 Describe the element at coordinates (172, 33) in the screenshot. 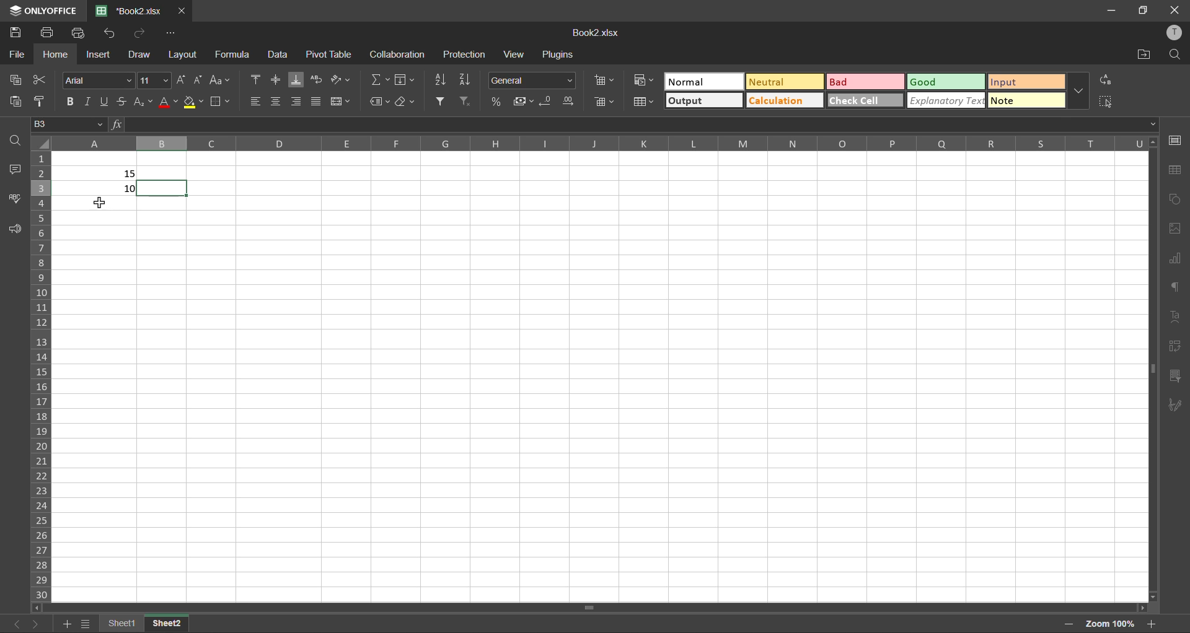

I see `customize quick access toolbar` at that location.